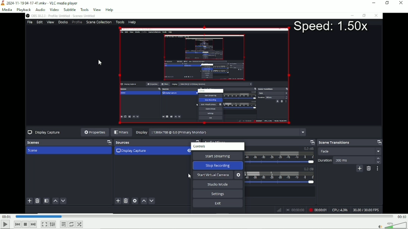 Image resolution: width=408 pixels, height=229 pixels. Describe the element at coordinates (18, 224) in the screenshot. I see `Previous` at that location.